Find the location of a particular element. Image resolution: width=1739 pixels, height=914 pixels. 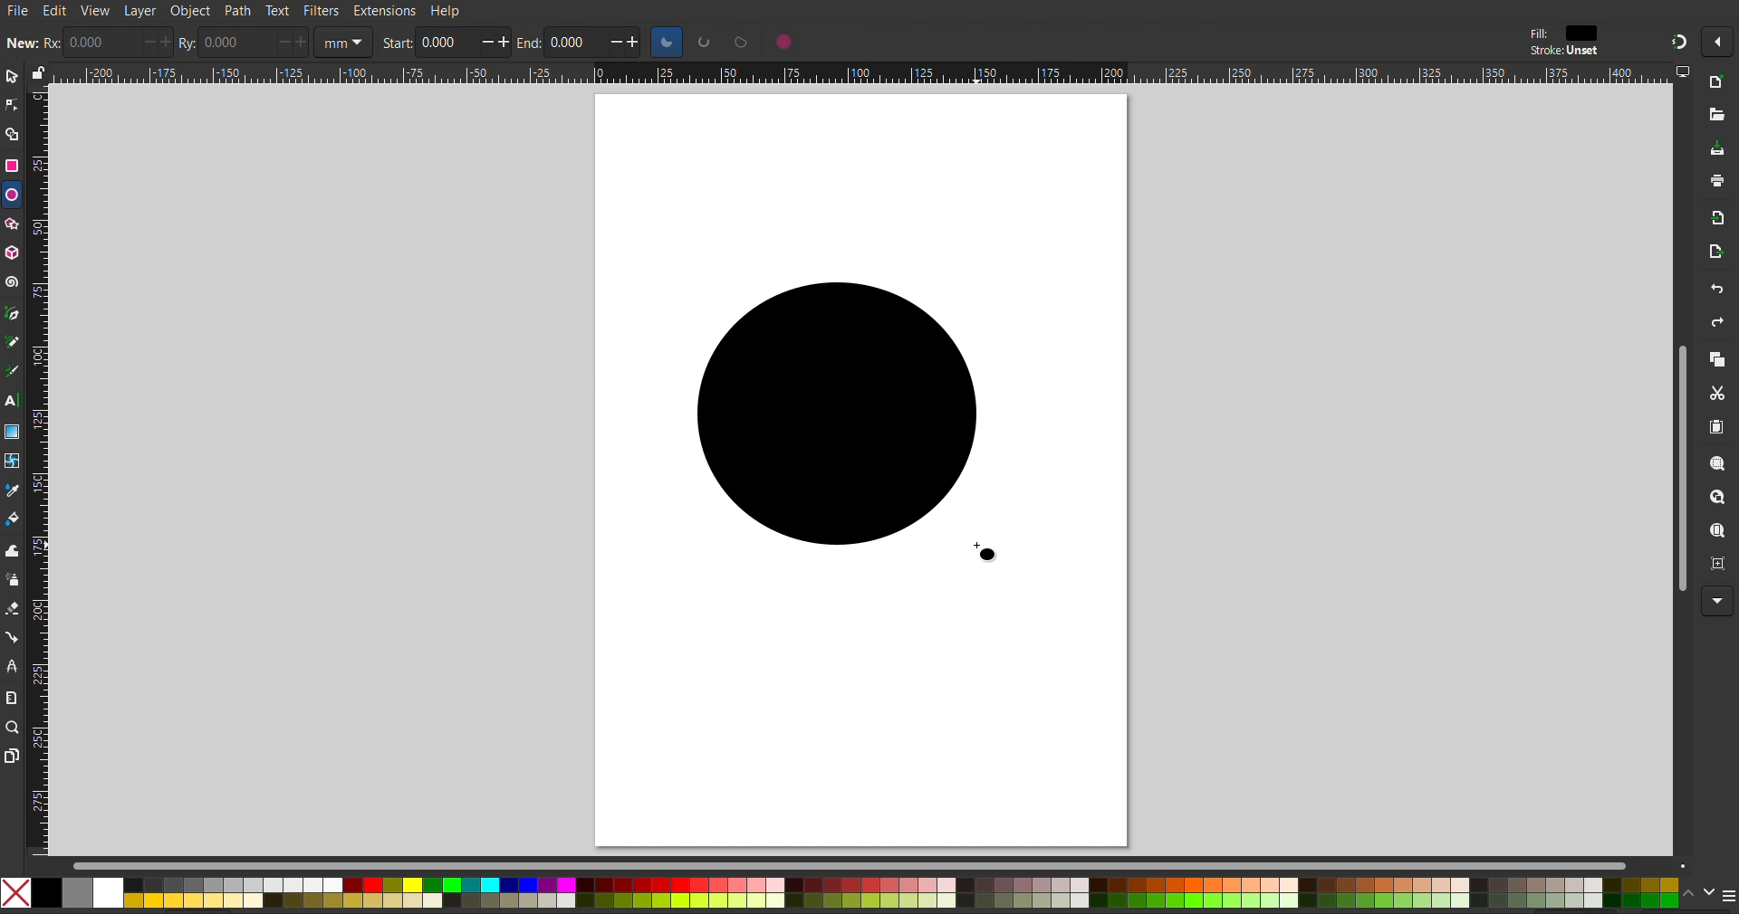

Spray Tool is located at coordinates (13, 580).